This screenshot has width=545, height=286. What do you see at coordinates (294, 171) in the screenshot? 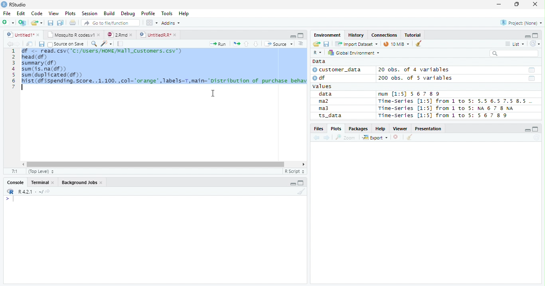
I see `R script` at bounding box center [294, 171].